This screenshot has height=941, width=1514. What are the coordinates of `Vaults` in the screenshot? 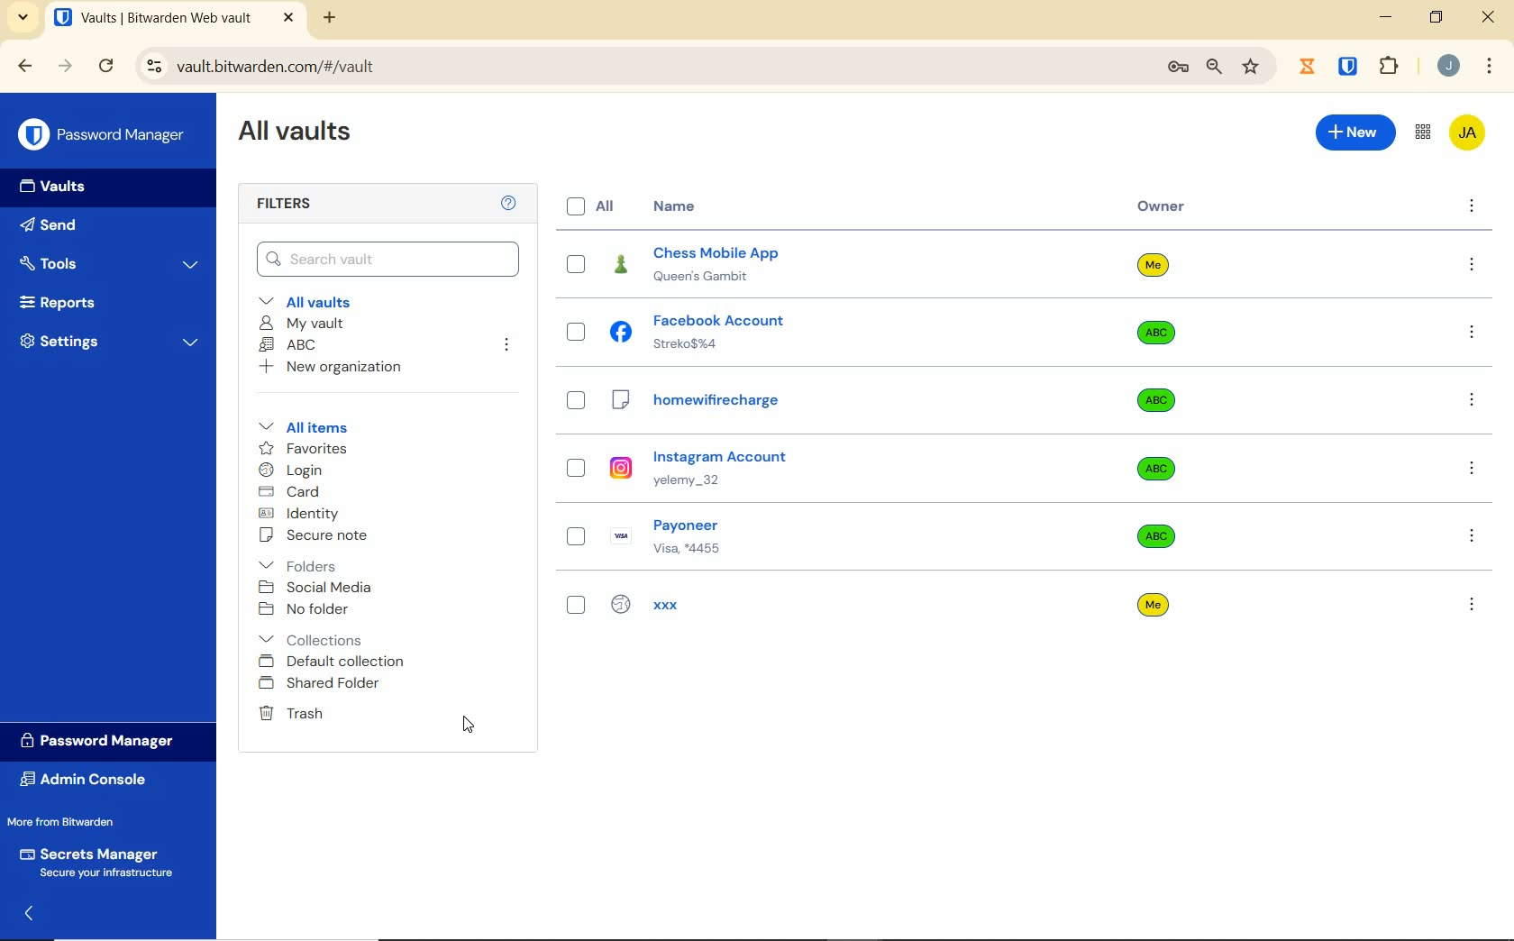 It's located at (55, 184).